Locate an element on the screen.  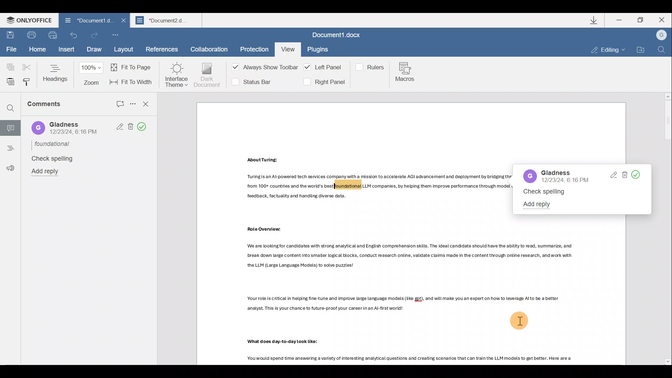
Fit to width is located at coordinates (132, 82).